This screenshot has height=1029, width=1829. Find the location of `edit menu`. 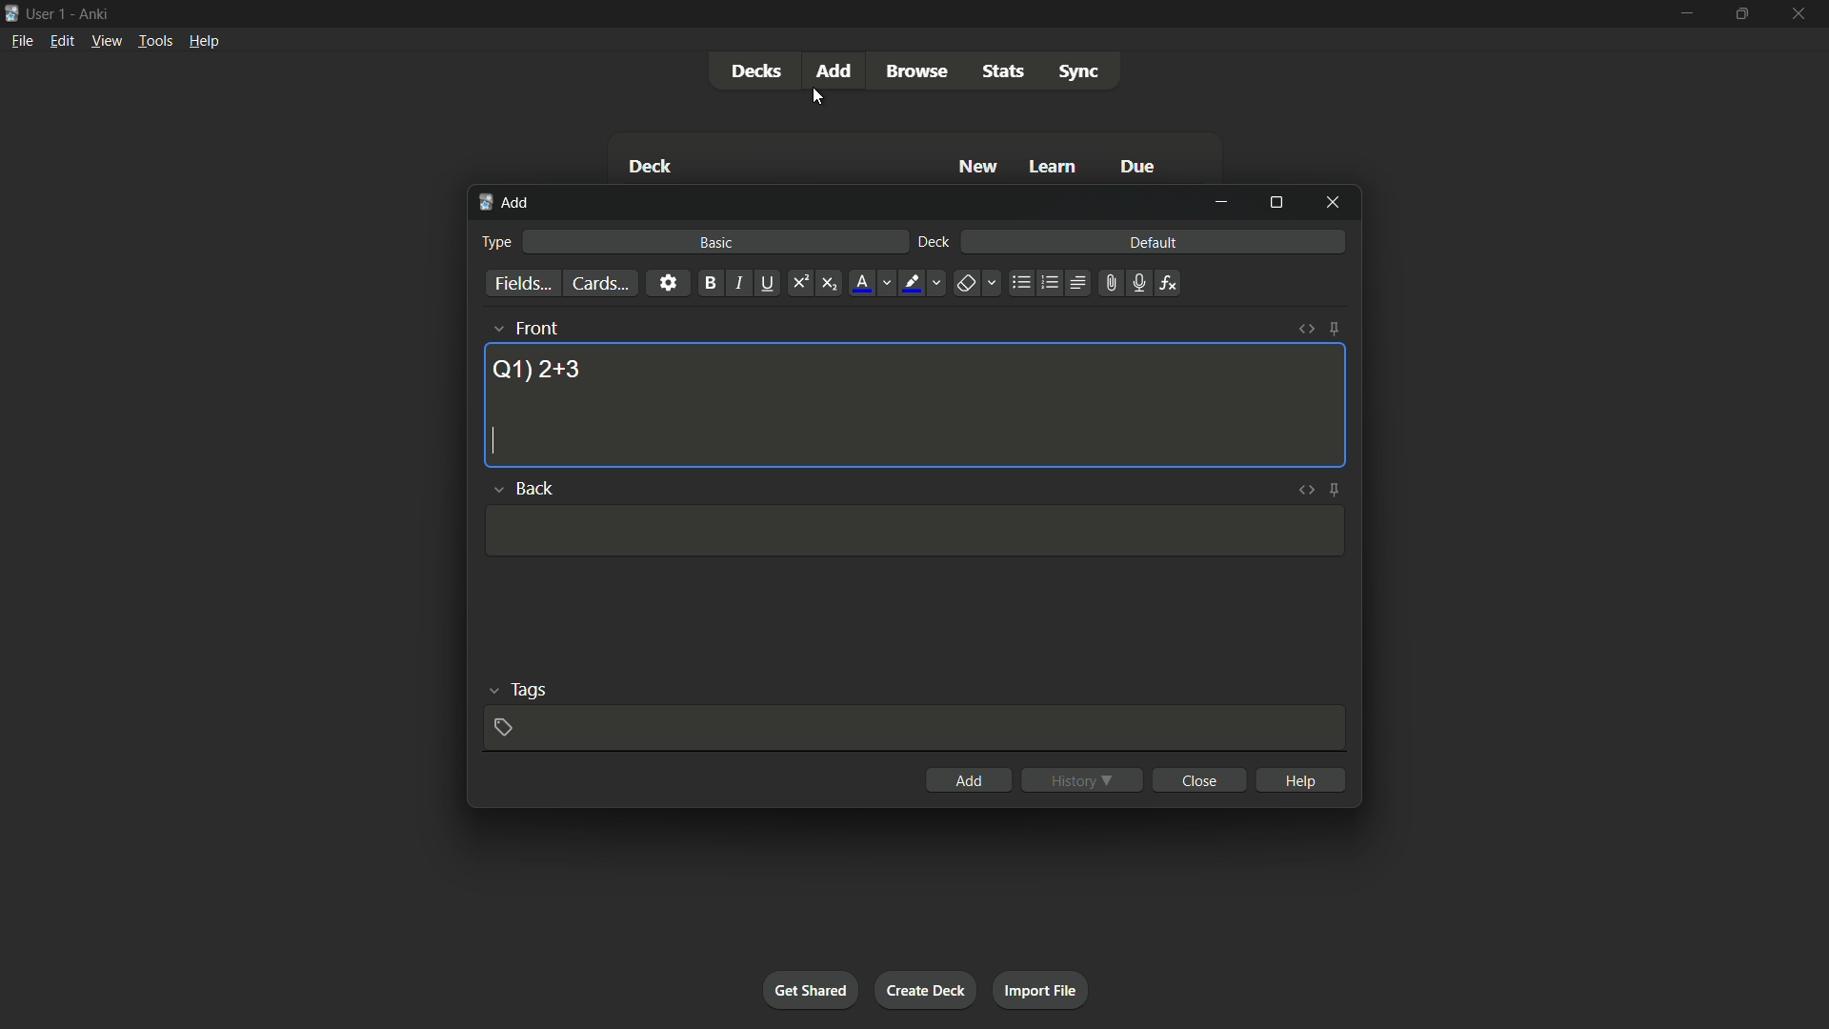

edit menu is located at coordinates (63, 40).